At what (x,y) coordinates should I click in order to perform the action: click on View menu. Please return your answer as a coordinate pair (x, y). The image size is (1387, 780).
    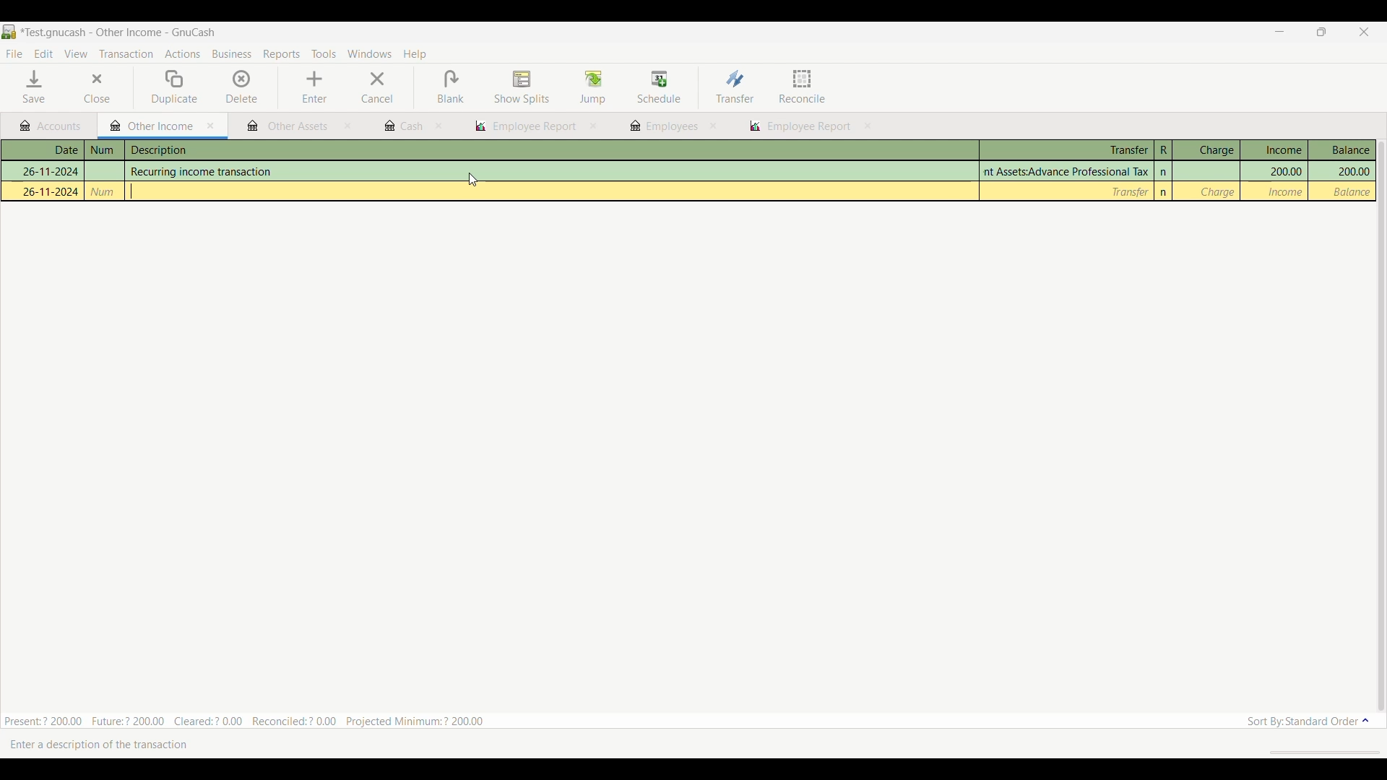
    Looking at the image, I should click on (75, 54).